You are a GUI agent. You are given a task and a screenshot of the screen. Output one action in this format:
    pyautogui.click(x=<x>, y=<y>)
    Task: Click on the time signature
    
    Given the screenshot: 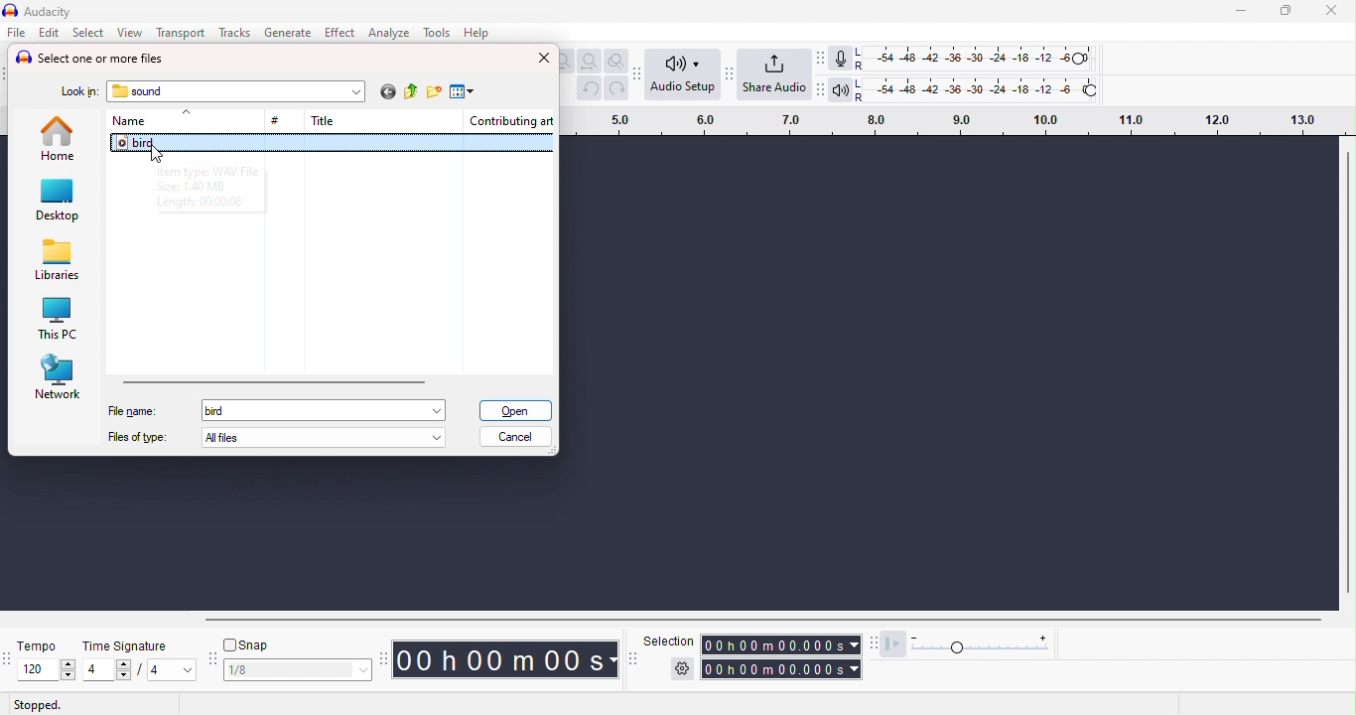 What is the action you would take?
    pyautogui.click(x=130, y=646)
    